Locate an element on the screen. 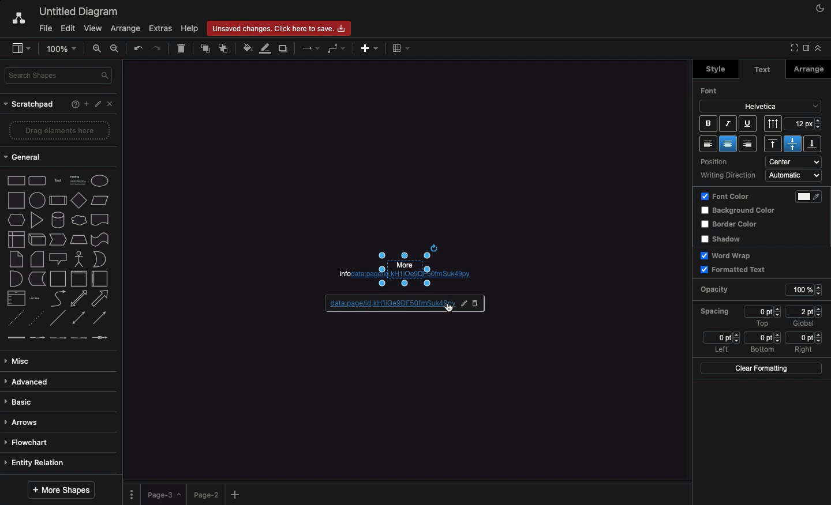  Sidebar is located at coordinates (805, 48).